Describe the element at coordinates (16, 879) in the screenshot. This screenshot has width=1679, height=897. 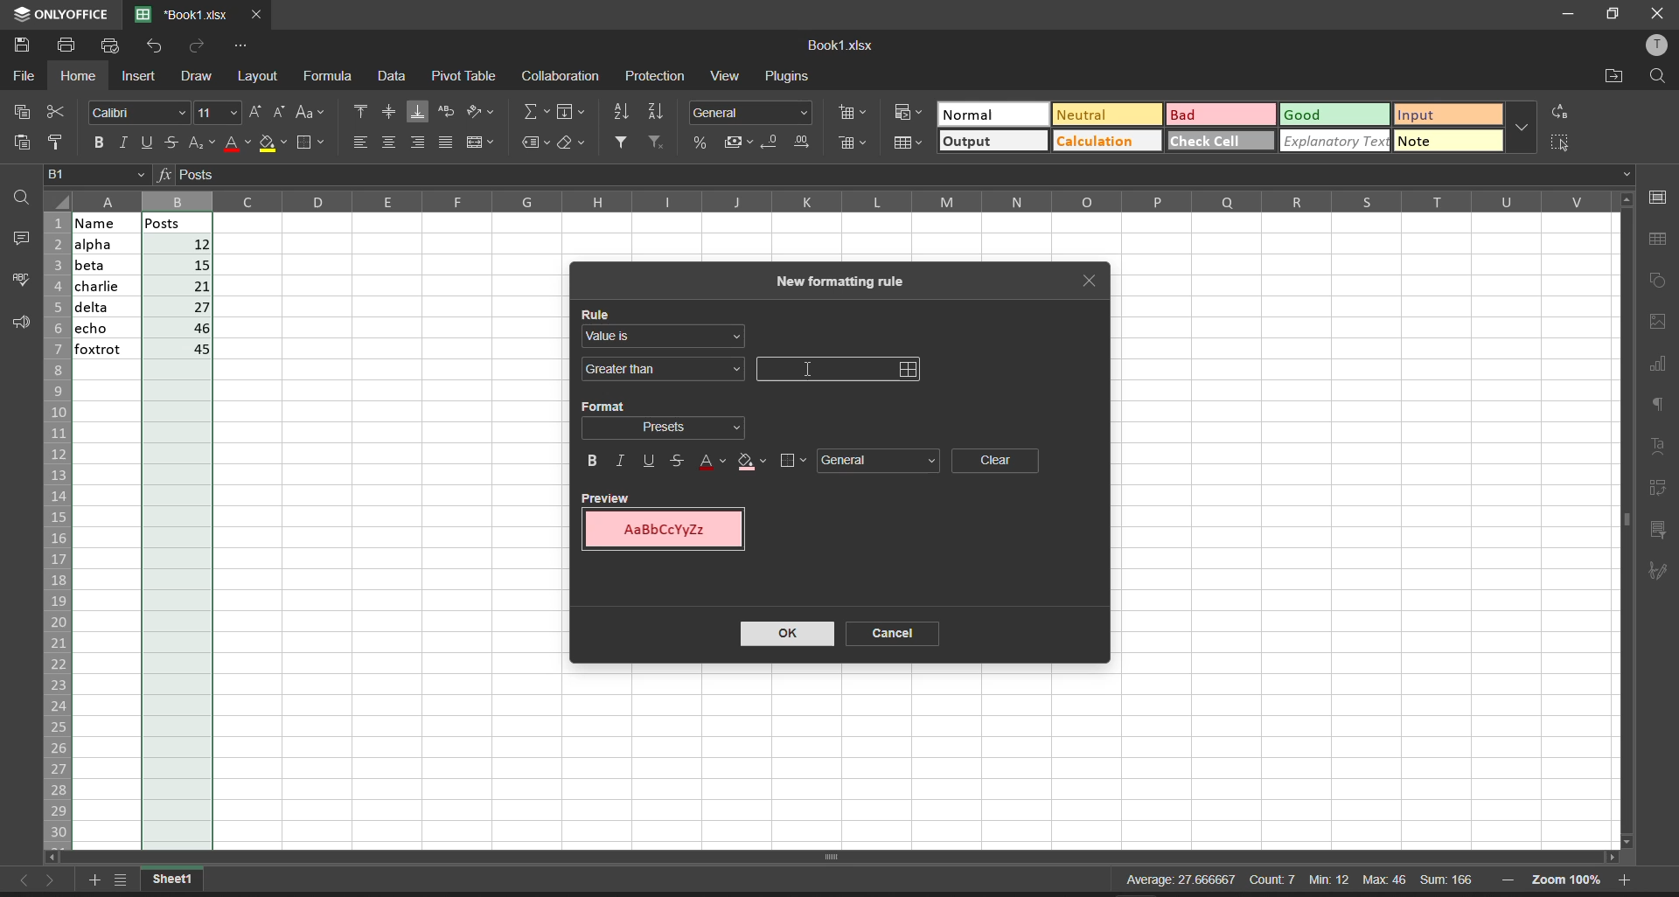
I see `move to the sheet left` at that location.